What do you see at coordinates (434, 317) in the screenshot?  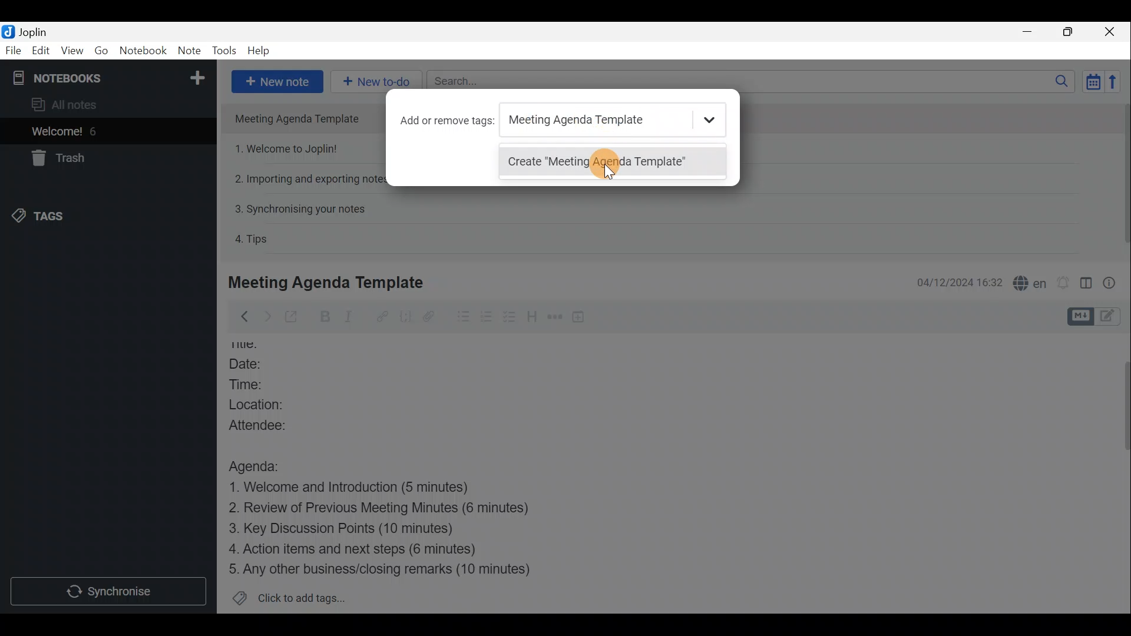 I see `Attach file` at bounding box center [434, 317].